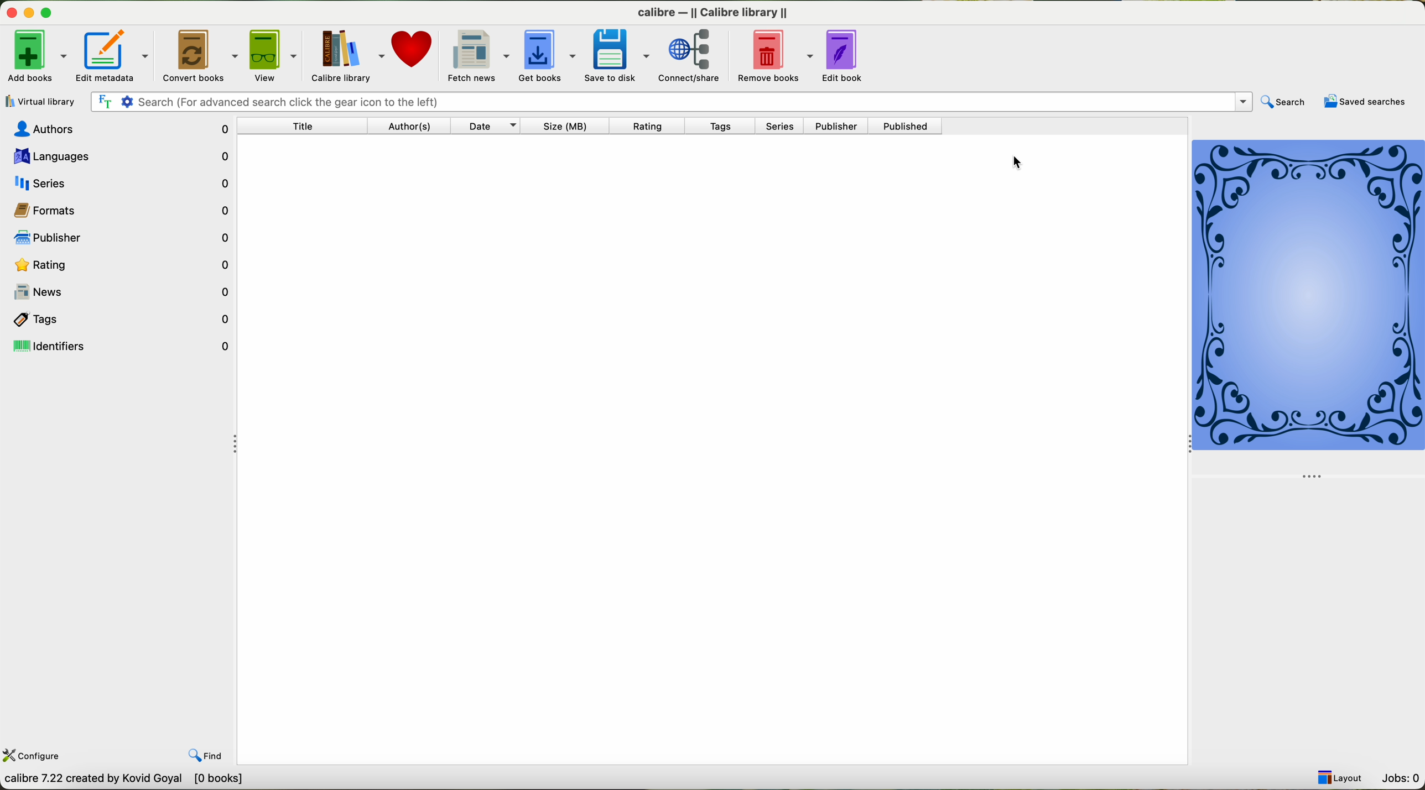  I want to click on configure, so click(35, 755).